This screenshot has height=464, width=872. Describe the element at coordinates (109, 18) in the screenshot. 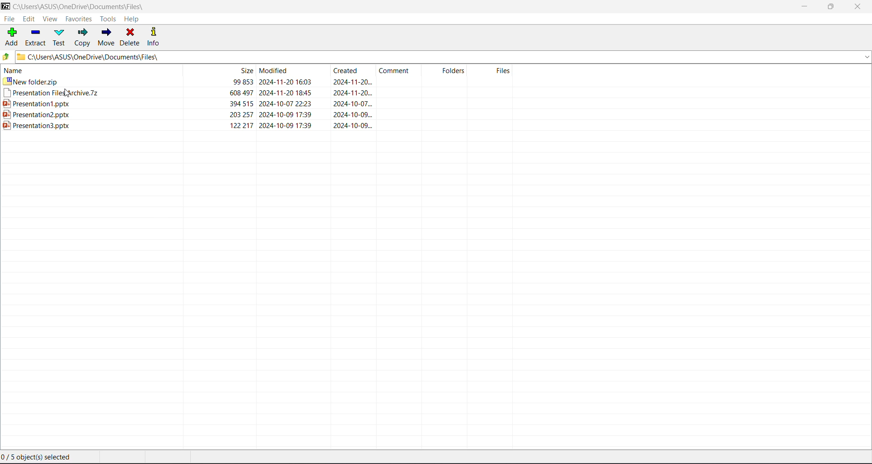

I see `Tools` at that location.